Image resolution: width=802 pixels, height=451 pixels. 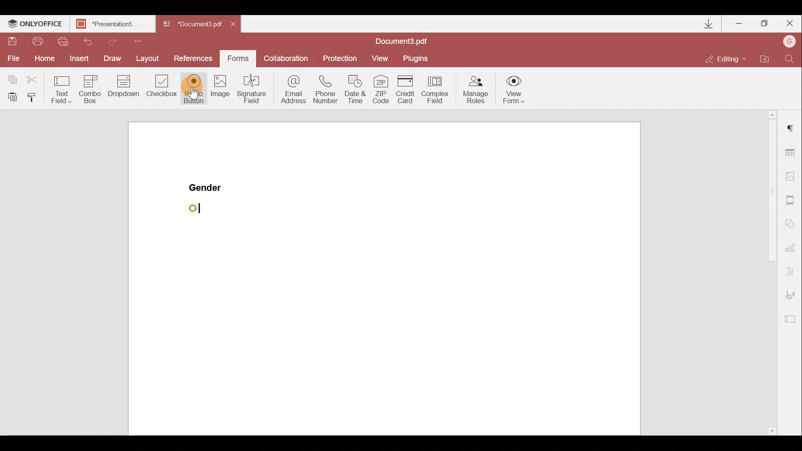 What do you see at coordinates (419, 57) in the screenshot?
I see `Plugins` at bounding box center [419, 57].